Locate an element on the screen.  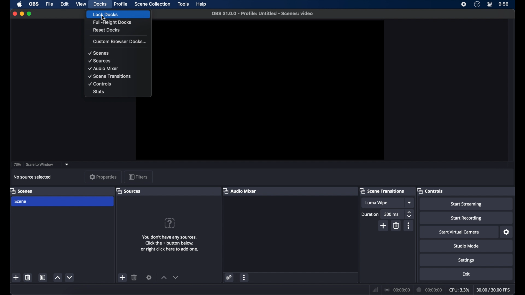
controls is located at coordinates (431, 191).